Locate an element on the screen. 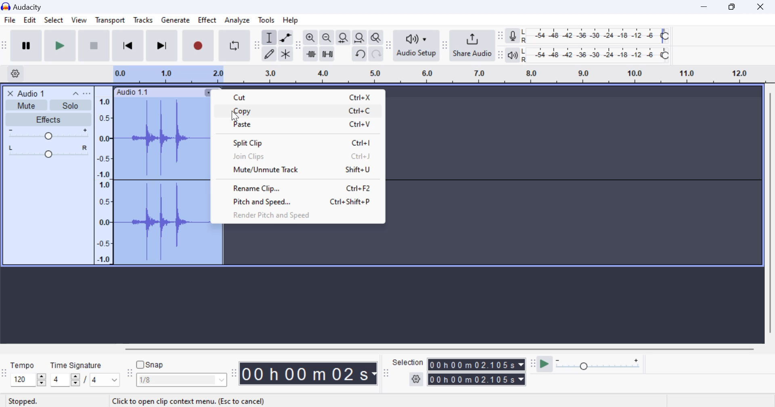  Audio Clip is located at coordinates (158, 181).